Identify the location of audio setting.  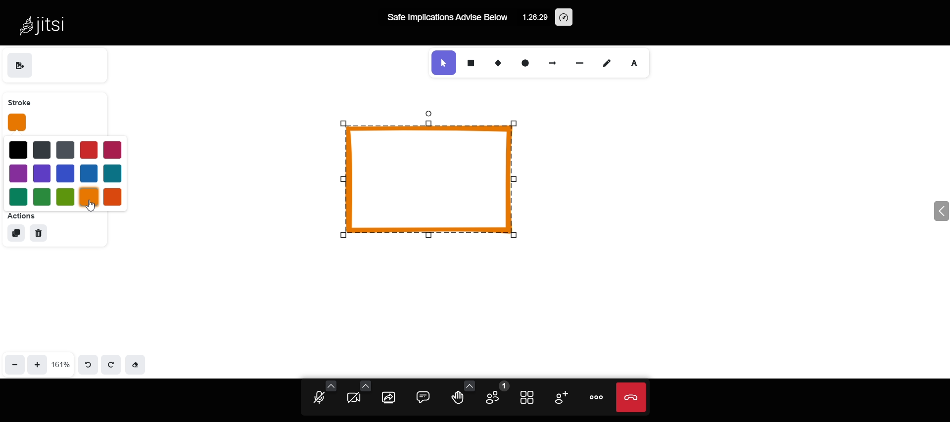
(330, 384).